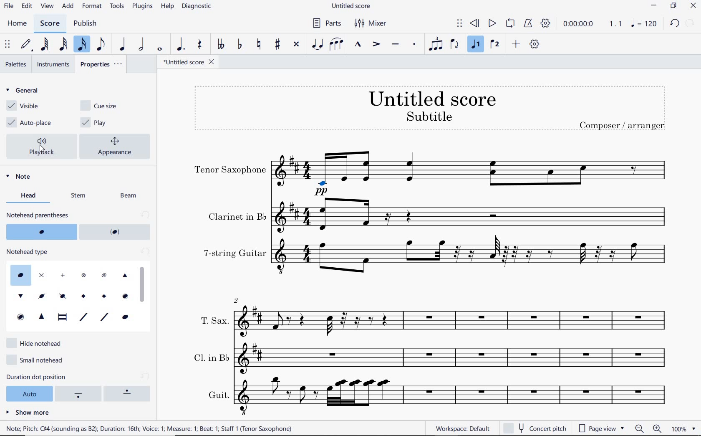 Image resolution: width=701 pixels, height=436 pixels. I want to click on text, so click(235, 253).